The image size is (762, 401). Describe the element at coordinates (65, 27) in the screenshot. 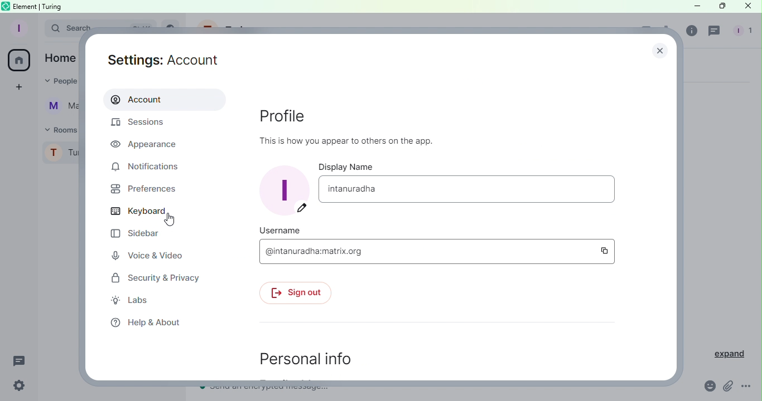

I see `Search bar` at that location.